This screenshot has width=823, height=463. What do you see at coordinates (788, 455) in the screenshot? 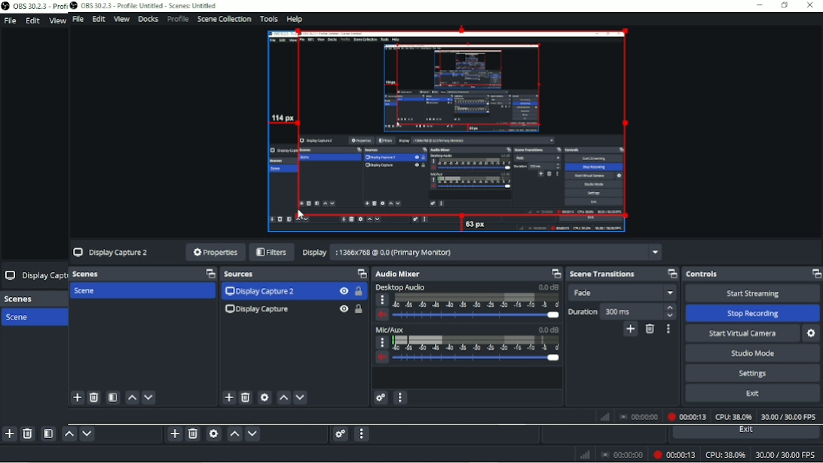
I see `30.00/30.00 FPS` at bounding box center [788, 455].